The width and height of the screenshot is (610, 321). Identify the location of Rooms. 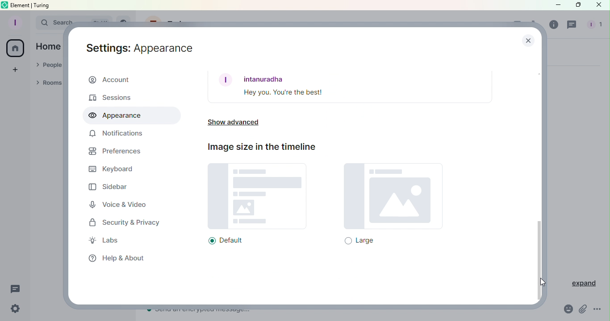
(50, 84).